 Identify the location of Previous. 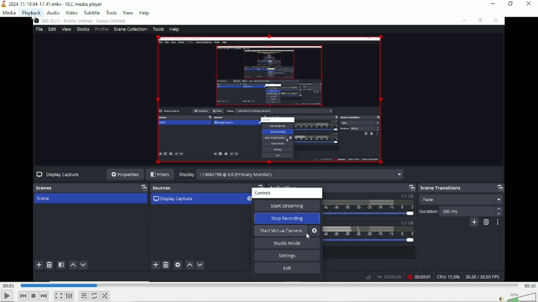
(23, 296).